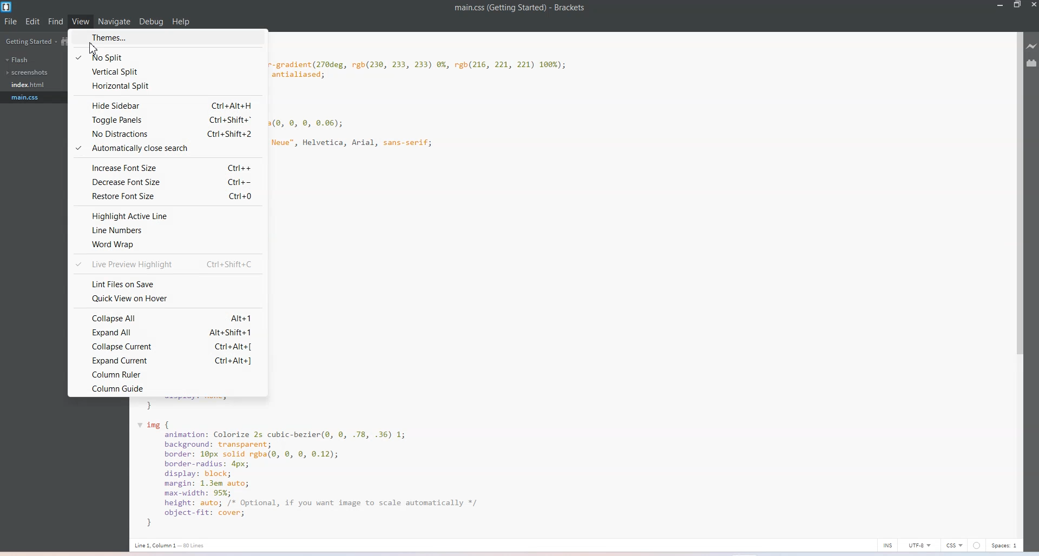 The height and width of the screenshot is (556, 1039). Describe the element at coordinates (174, 545) in the screenshot. I see `Text 3 ` at that location.